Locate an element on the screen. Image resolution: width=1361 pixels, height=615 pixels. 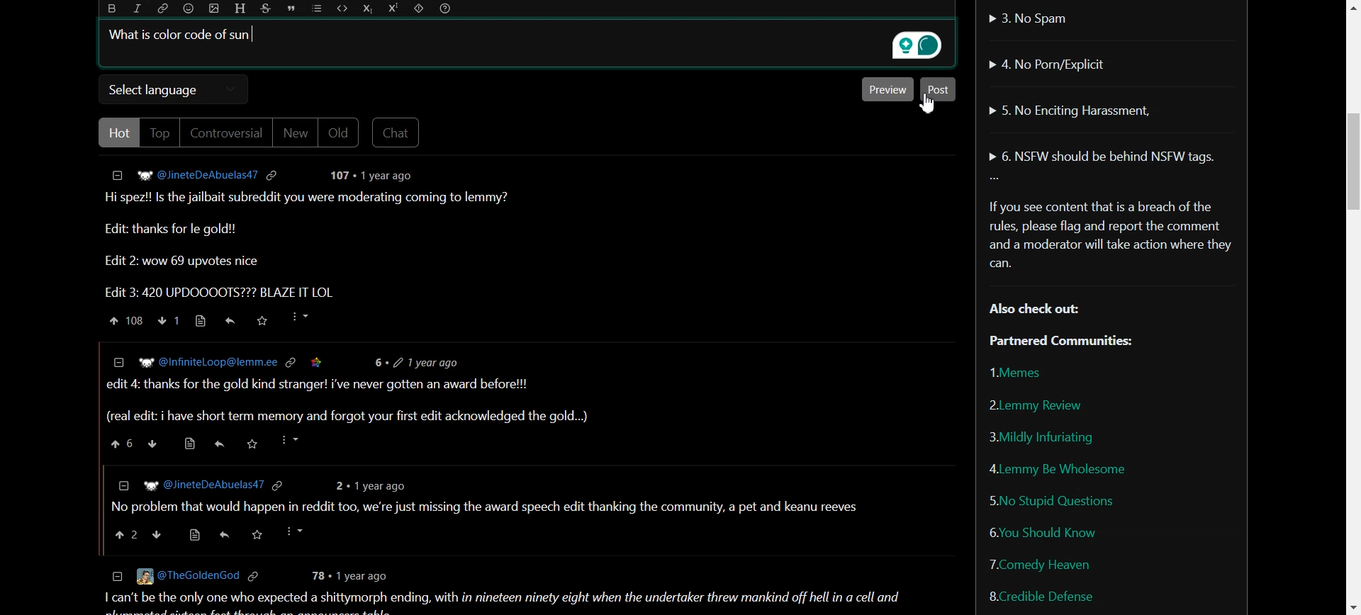
Header is located at coordinates (240, 9).